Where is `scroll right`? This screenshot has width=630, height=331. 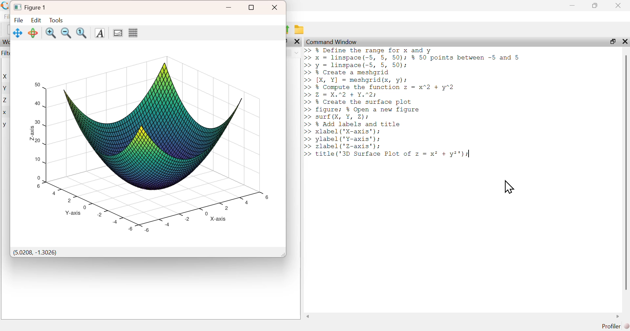
scroll right is located at coordinates (618, 316).